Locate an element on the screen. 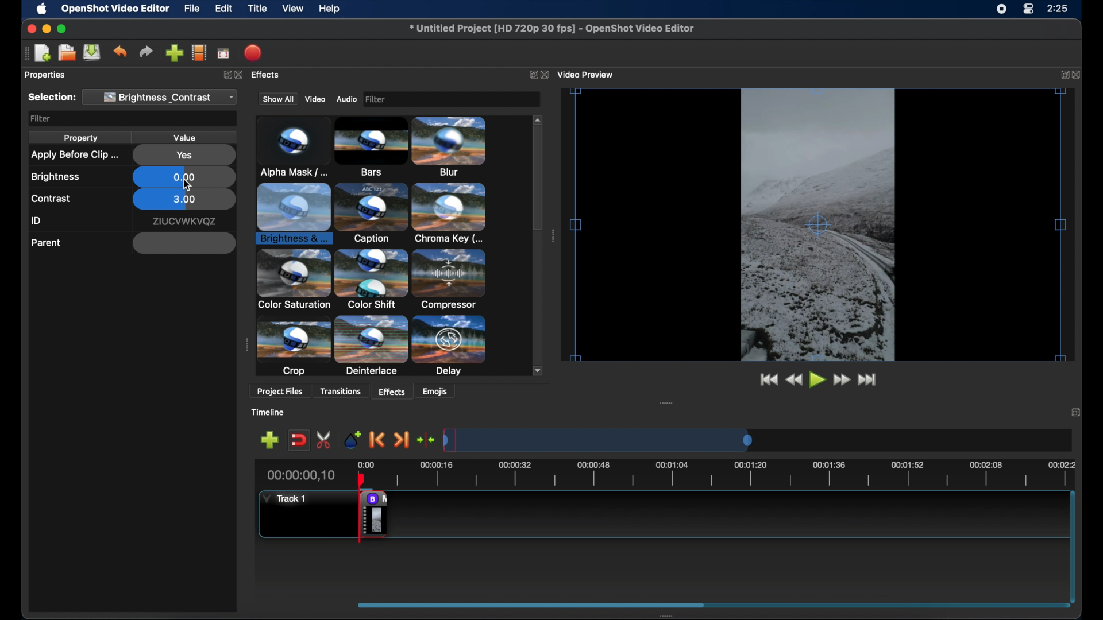 The height and width of the screenshot is (620, 1103). 3.00 is located at coordinates (184, 200).